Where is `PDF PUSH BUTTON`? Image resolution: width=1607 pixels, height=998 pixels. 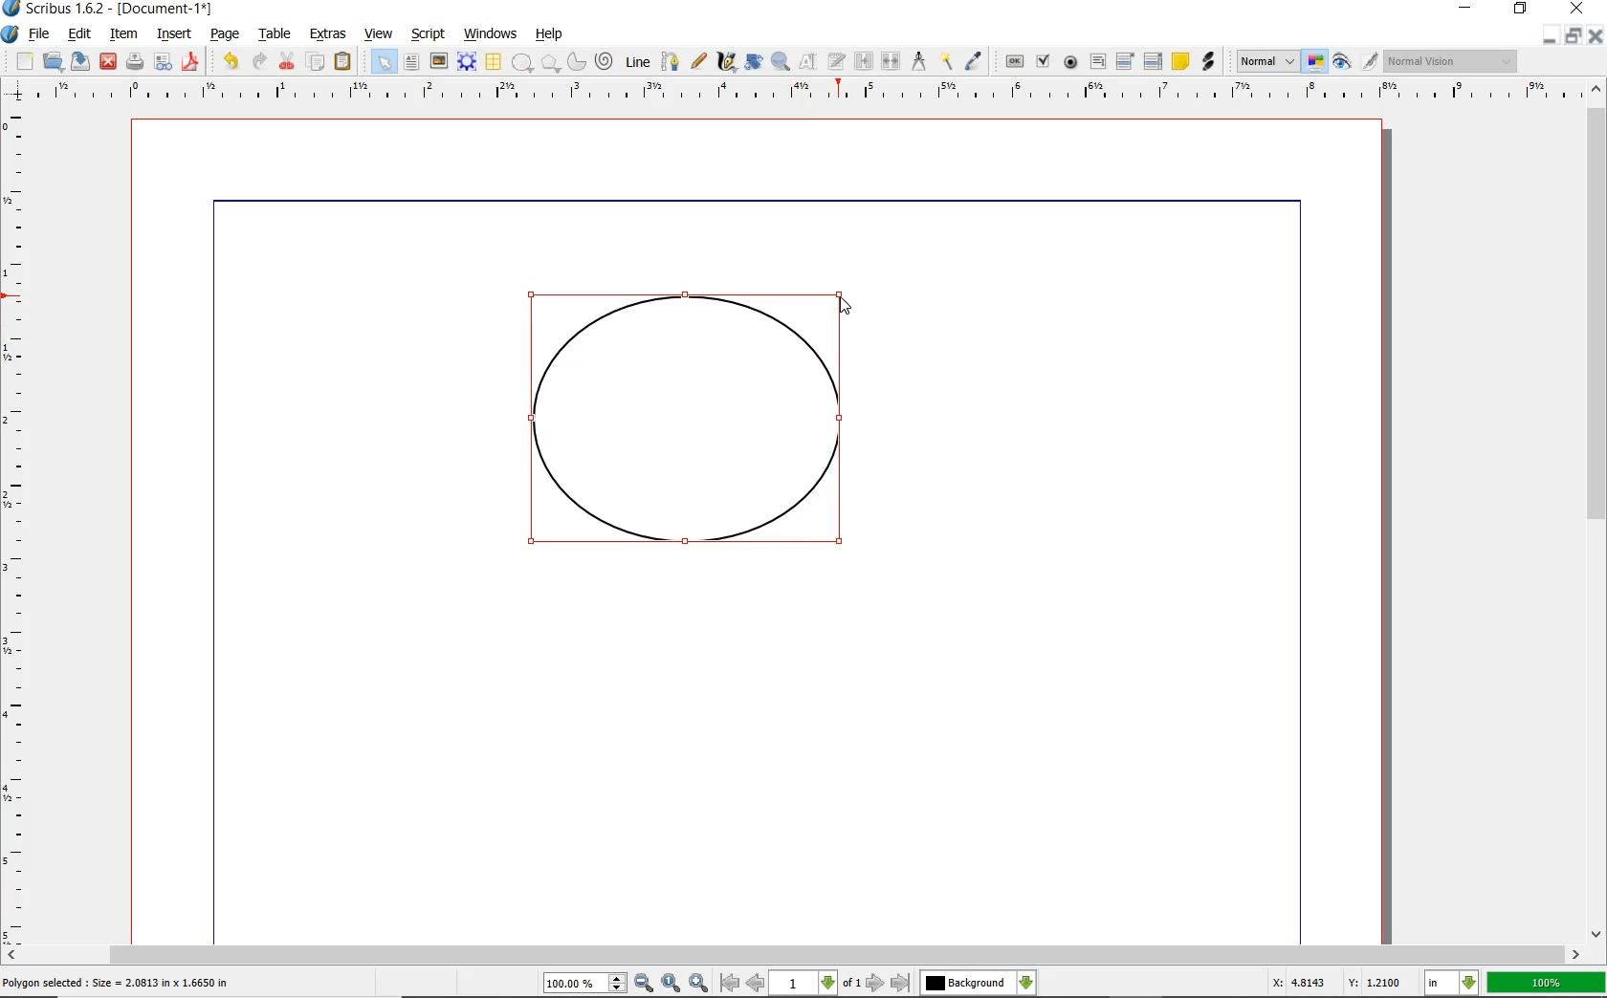 PDF PUSH BUTTON is located at coordinates (1013, 62).